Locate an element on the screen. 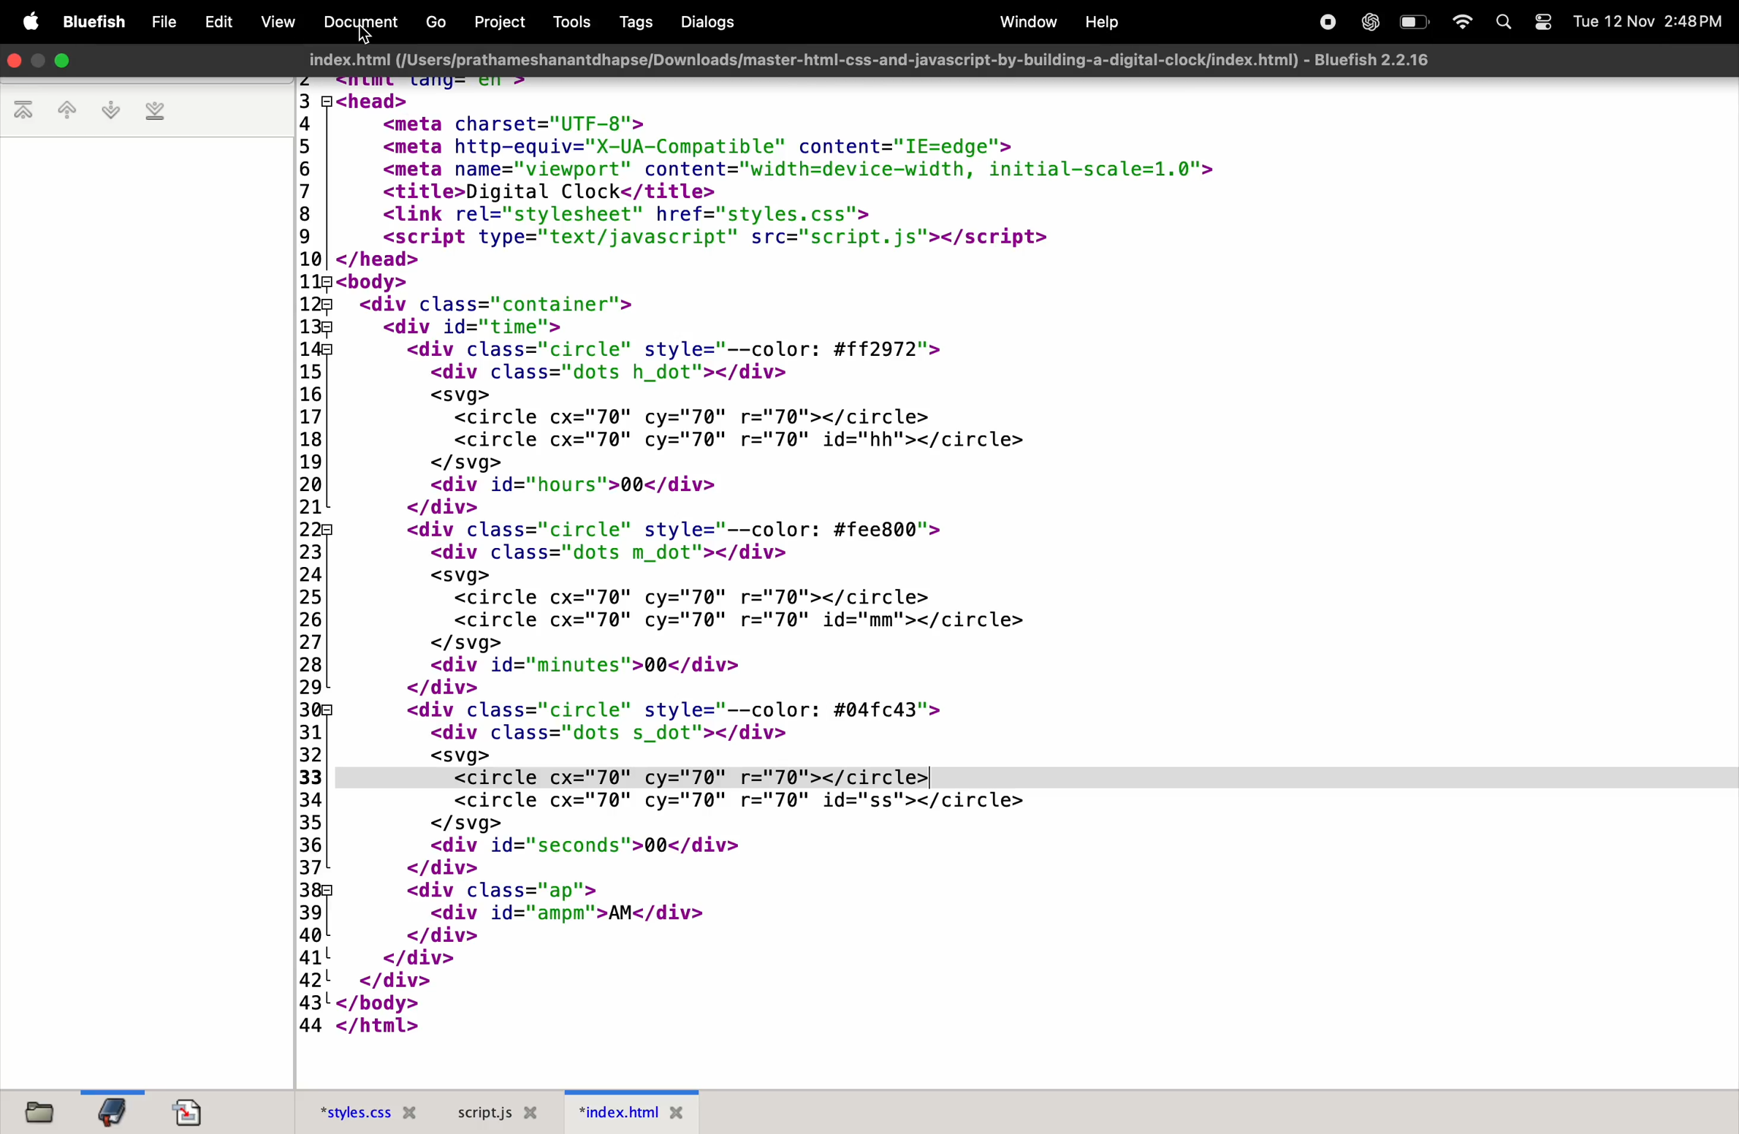 This screenshot has height=1134, width=1739. bluefish is located at coordinates (88, 21).